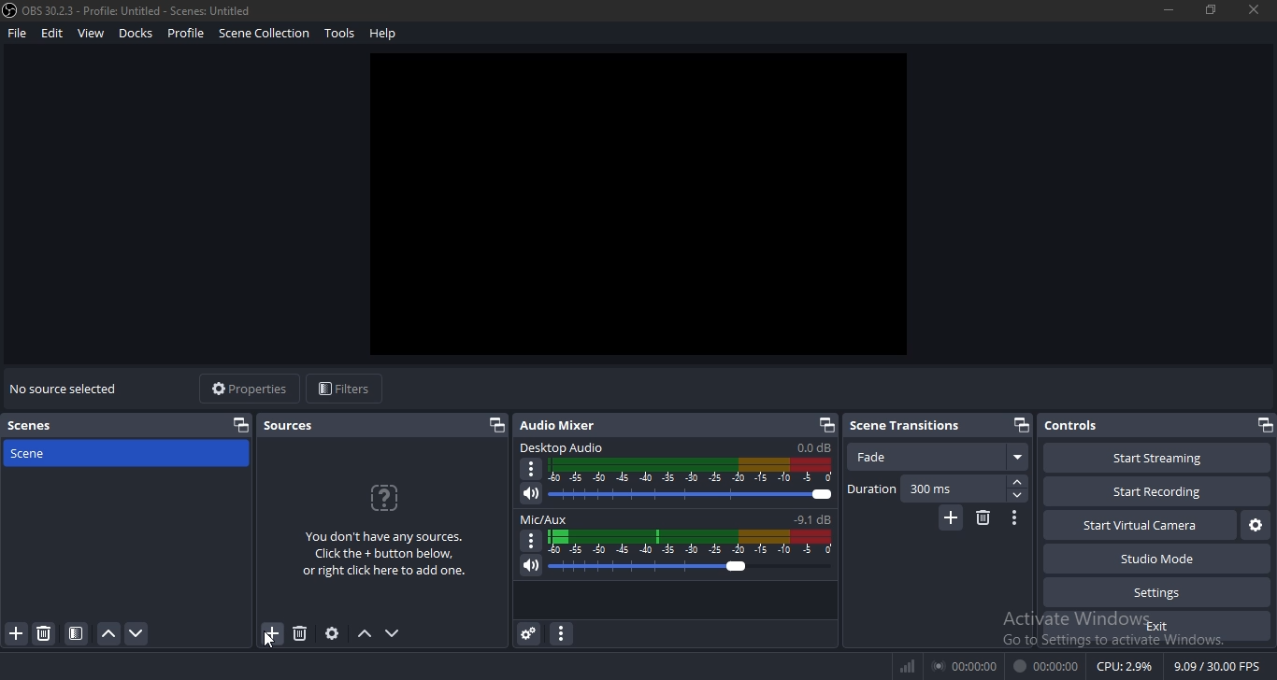 The width and height of the screenshot is (1277, 680). Describe the element at coordinates (138, 34) in the screenshot. I see `docks` at that location.